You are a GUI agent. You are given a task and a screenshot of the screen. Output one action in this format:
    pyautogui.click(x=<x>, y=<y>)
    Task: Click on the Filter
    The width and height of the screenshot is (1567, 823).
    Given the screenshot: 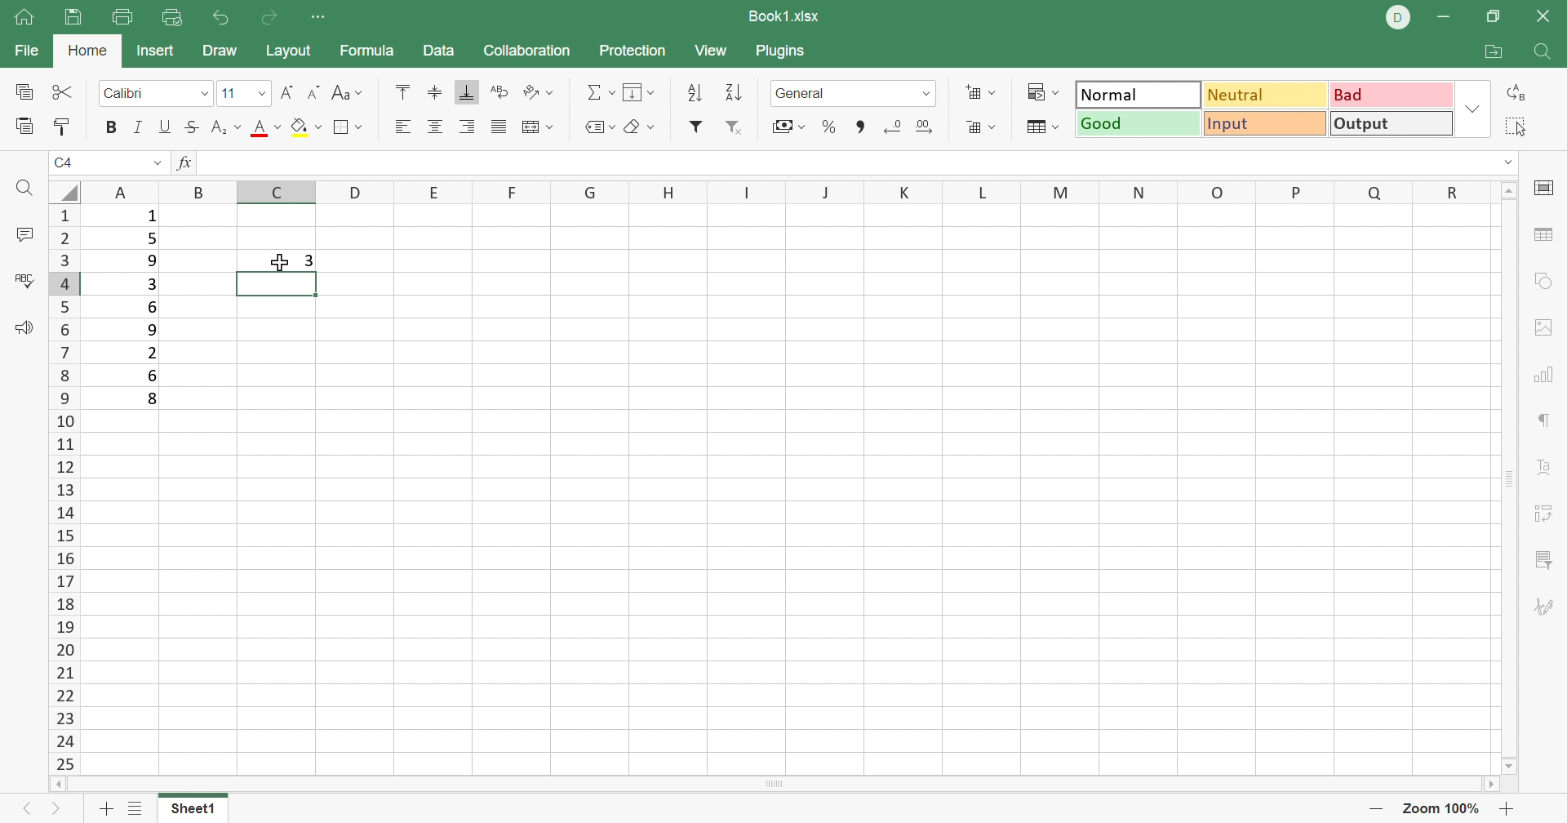 What is the action you would take?
    pyautogui.click(x=696, y=126)
    